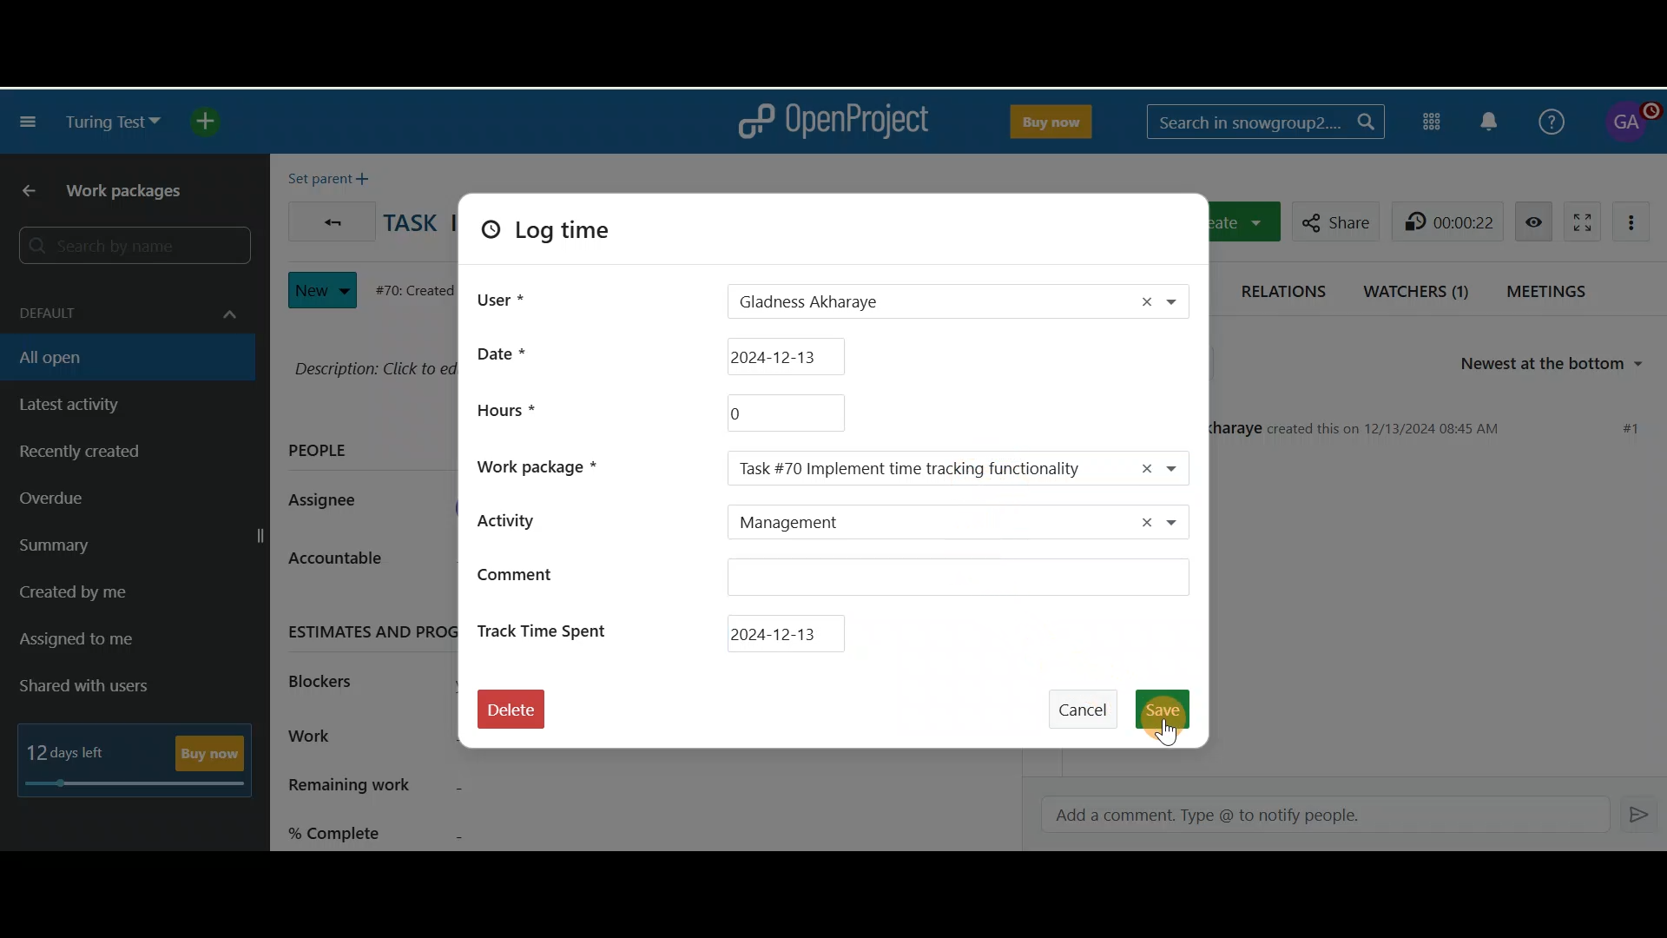 This screenshot has width=1667, height=938. What do you see at coordinates (1183, 303) in the screenshot?
I see `User drop down` at bounding box center [1183, 303].